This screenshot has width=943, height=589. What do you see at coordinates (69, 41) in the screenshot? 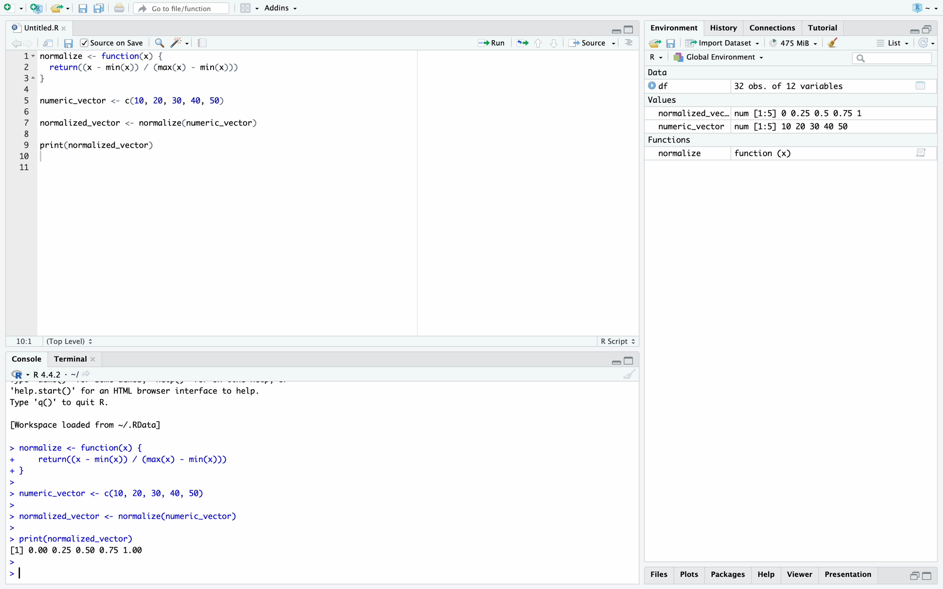
I see `Save current document (Ctrl + S)` at bounding box center [69, 41].